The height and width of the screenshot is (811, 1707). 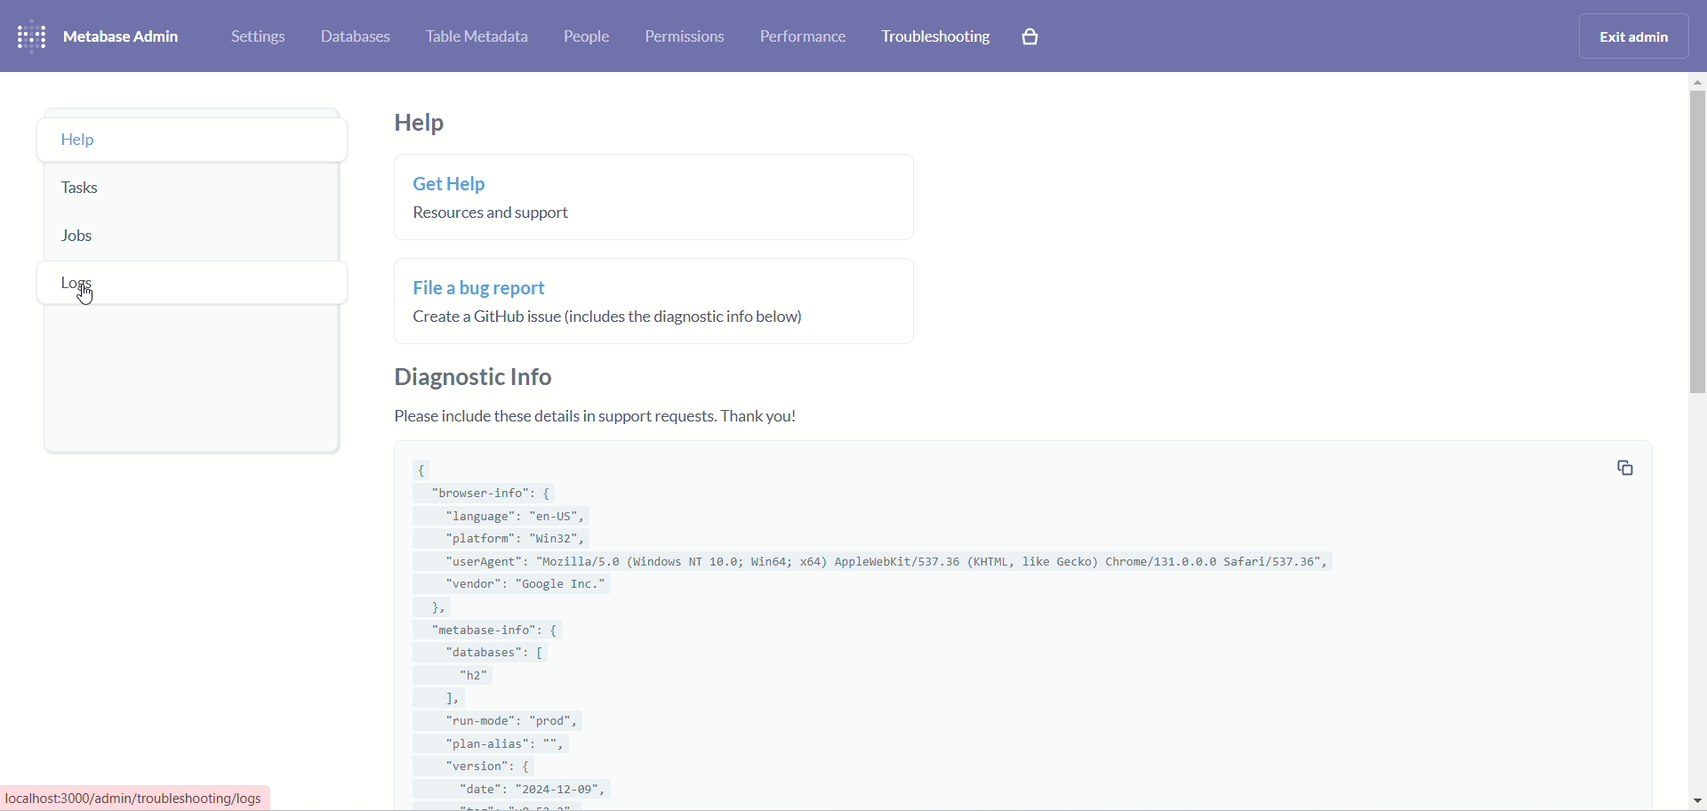 What do you see at coordinates (1696, 445) in the screenshot?
I see `vertical scroll bar` at bounding box center [1696, 445].